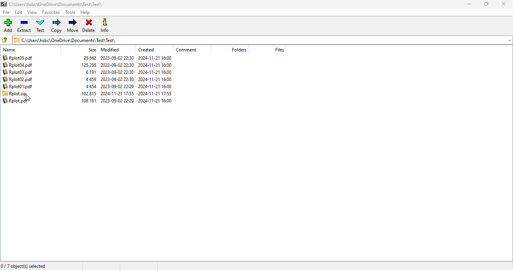  I want to click on browse folders, so click(5, 40).